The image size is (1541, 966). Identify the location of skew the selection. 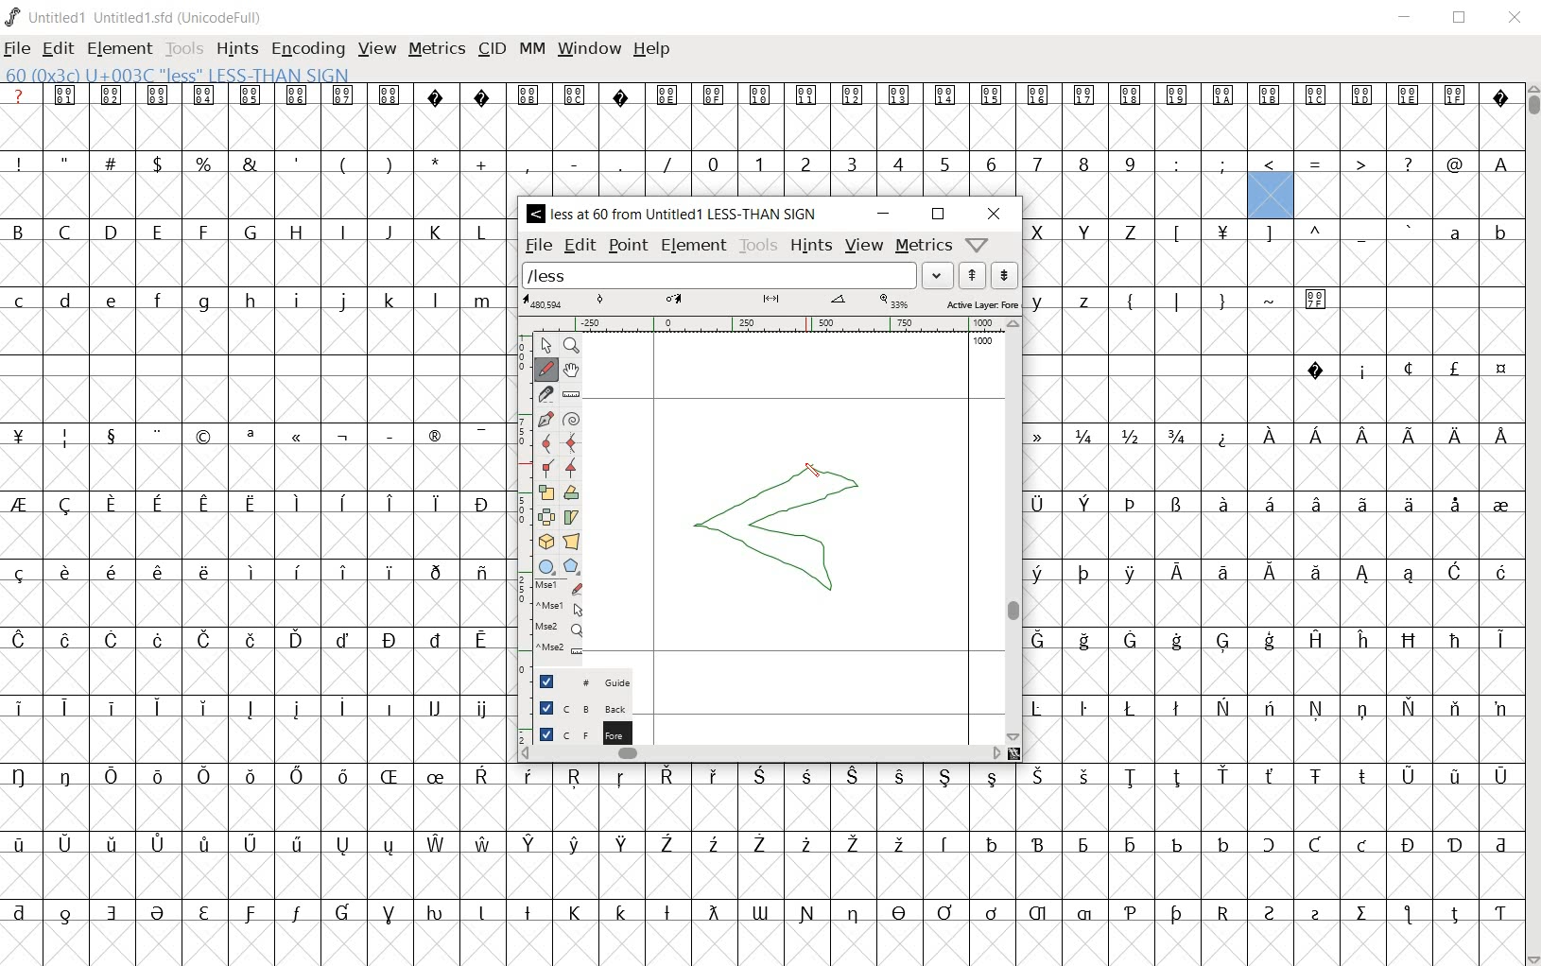
(573, 515).